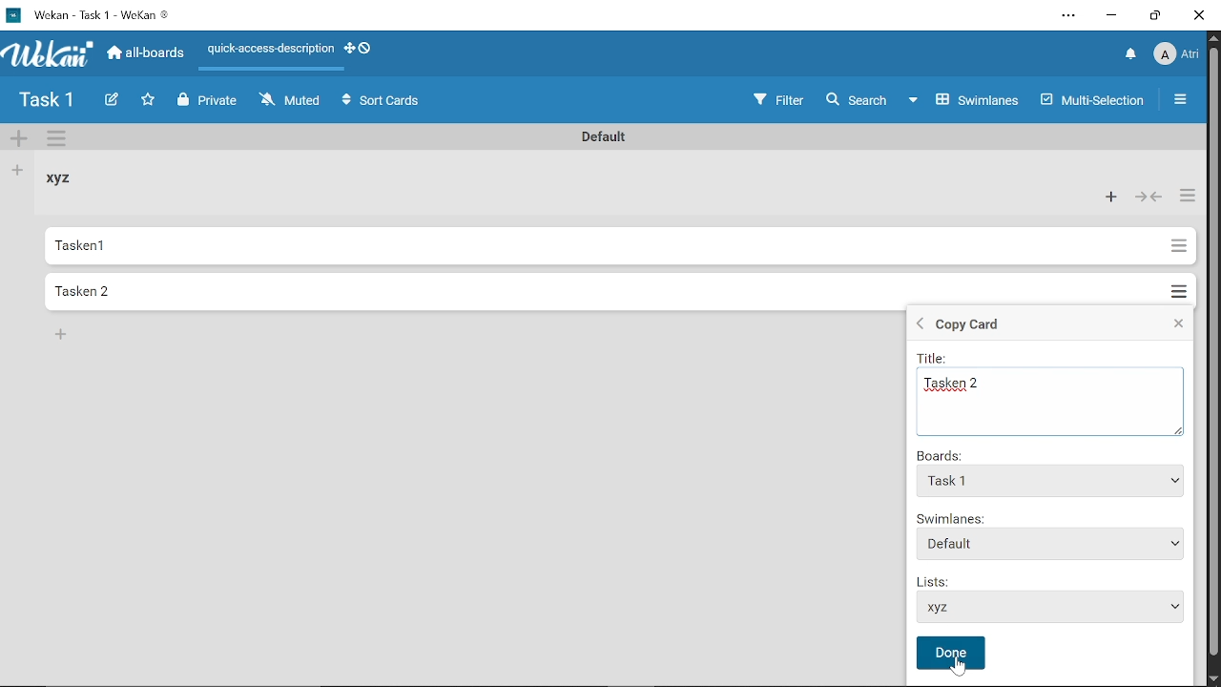  What do you see at coordinates (607, 135) in the screenshot?
I see `Rename` at bounding box center [607, 135].